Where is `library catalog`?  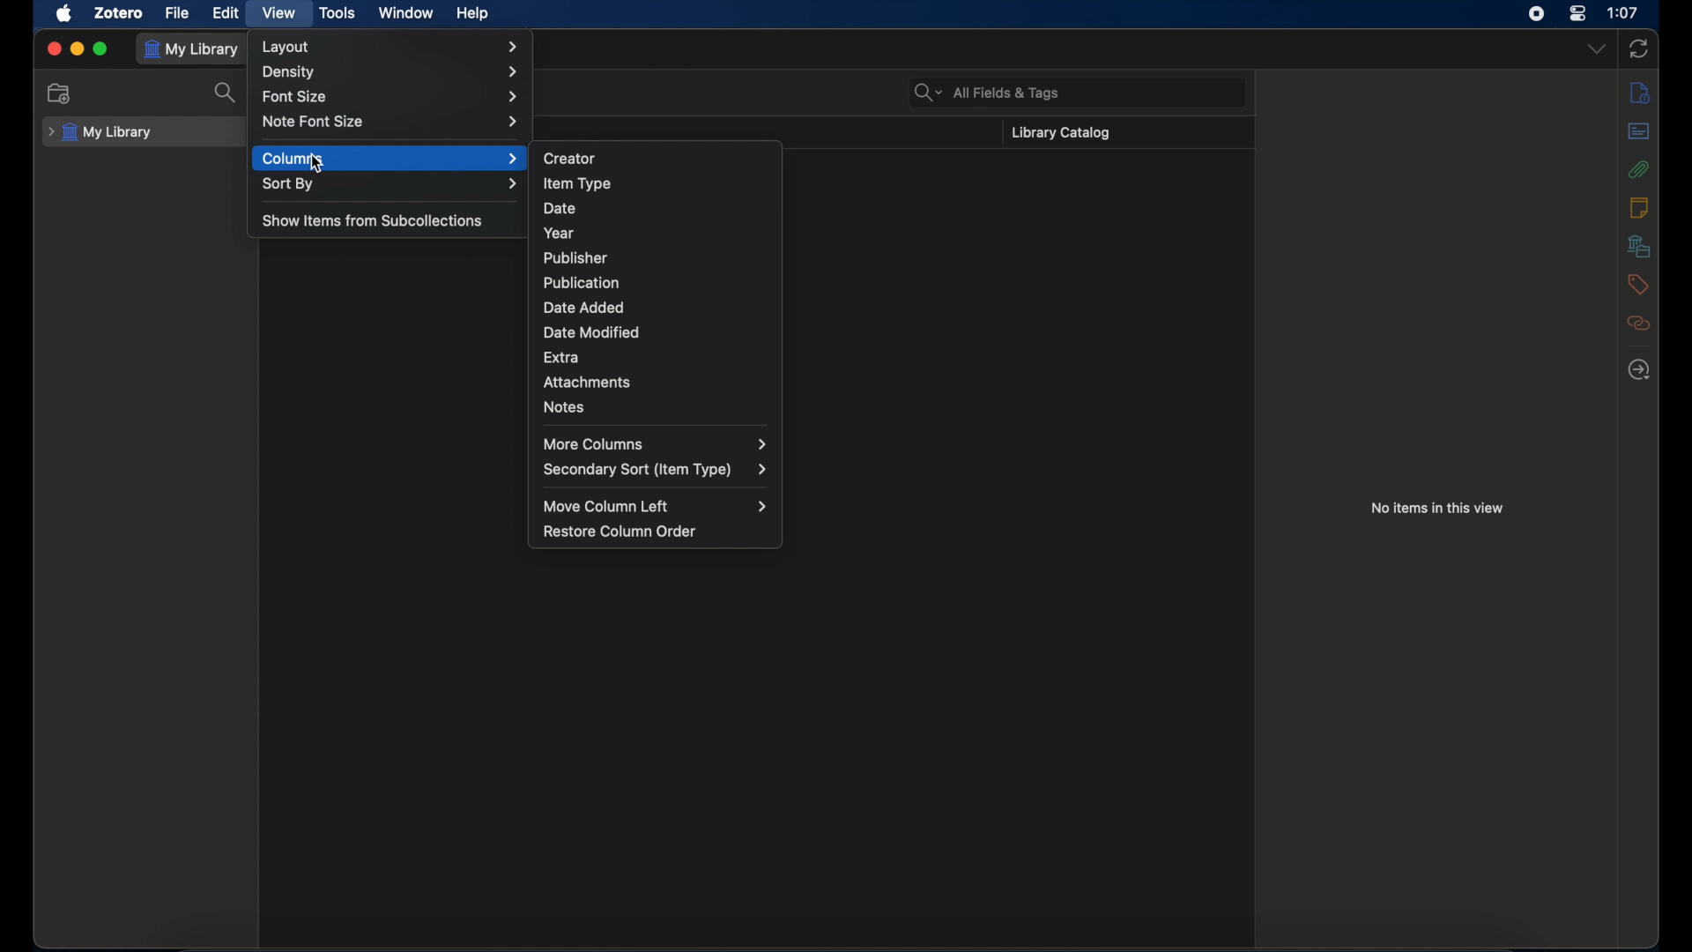 library catalog is located at coordinates (1058, 133).